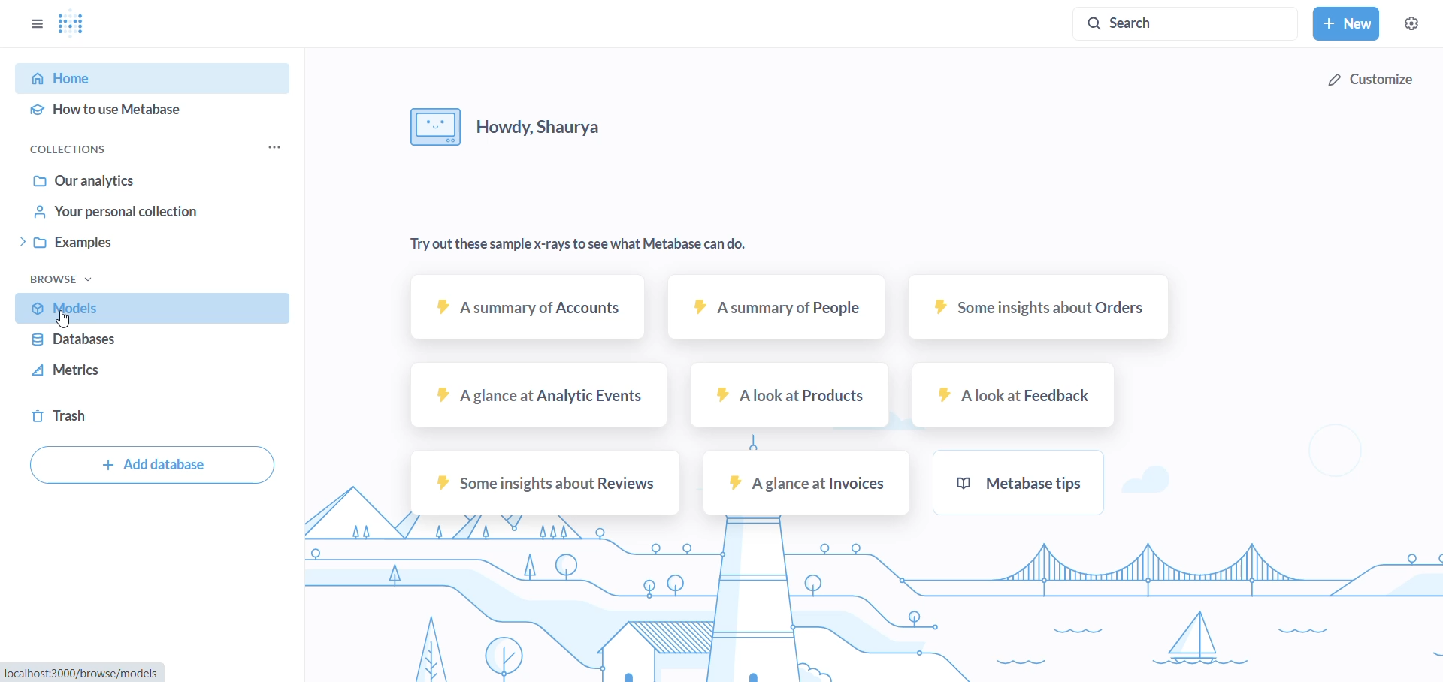  I want to click on how to use, so click(150, 110).